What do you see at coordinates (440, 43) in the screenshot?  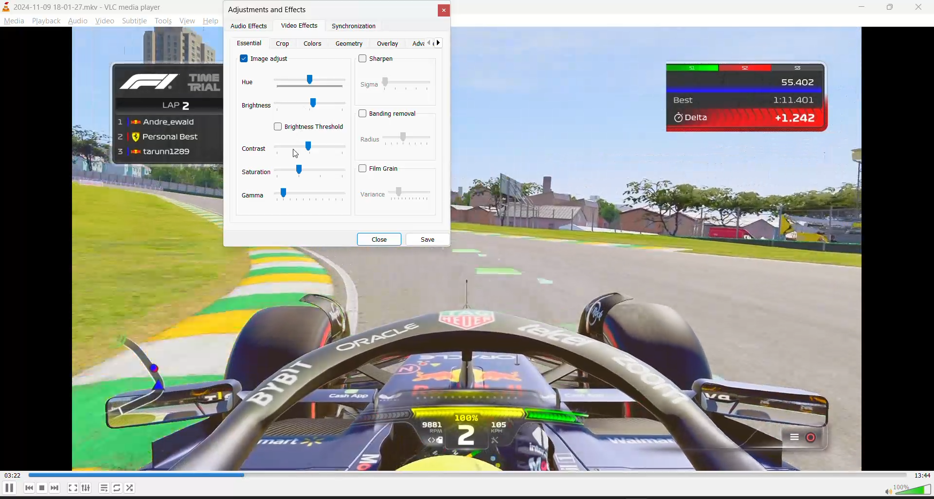 I see `next` at bounding box center [440, 43].